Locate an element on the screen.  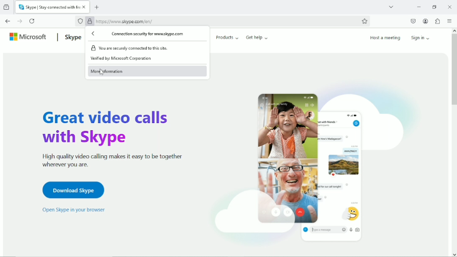
Microsoft is located at coordinates (28, 36).